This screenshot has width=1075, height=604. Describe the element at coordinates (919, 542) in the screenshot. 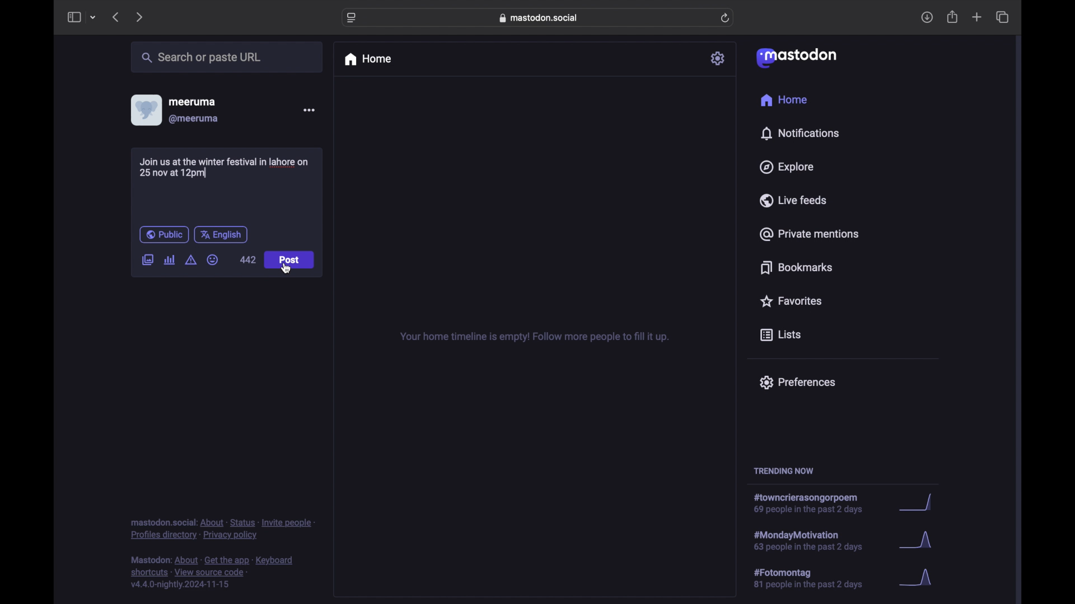

I see `graph` at that location.